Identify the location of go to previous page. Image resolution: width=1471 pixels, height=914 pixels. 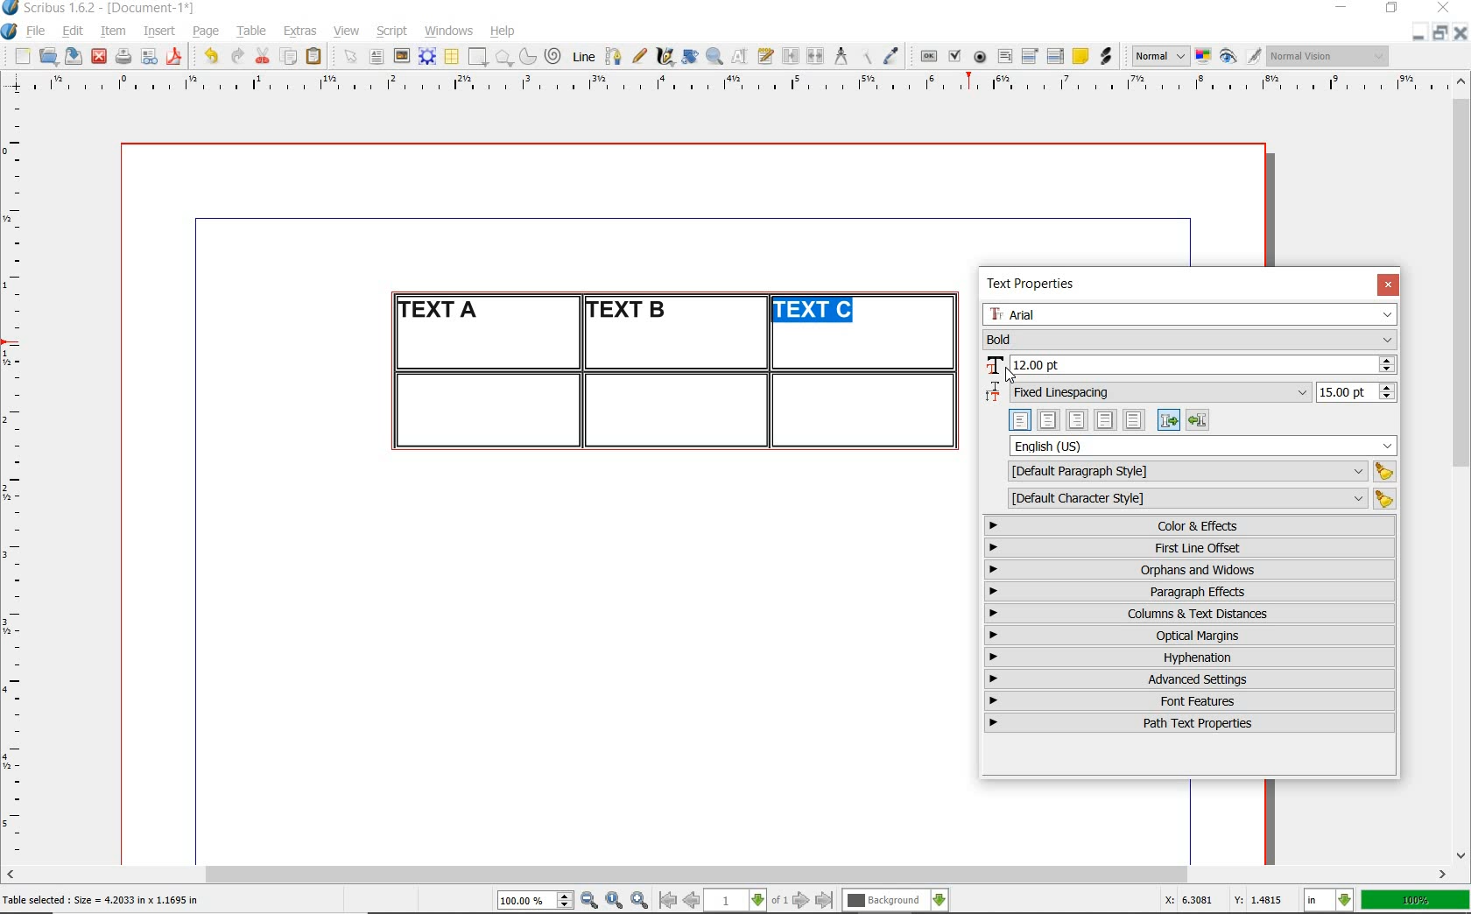
(691, 901).